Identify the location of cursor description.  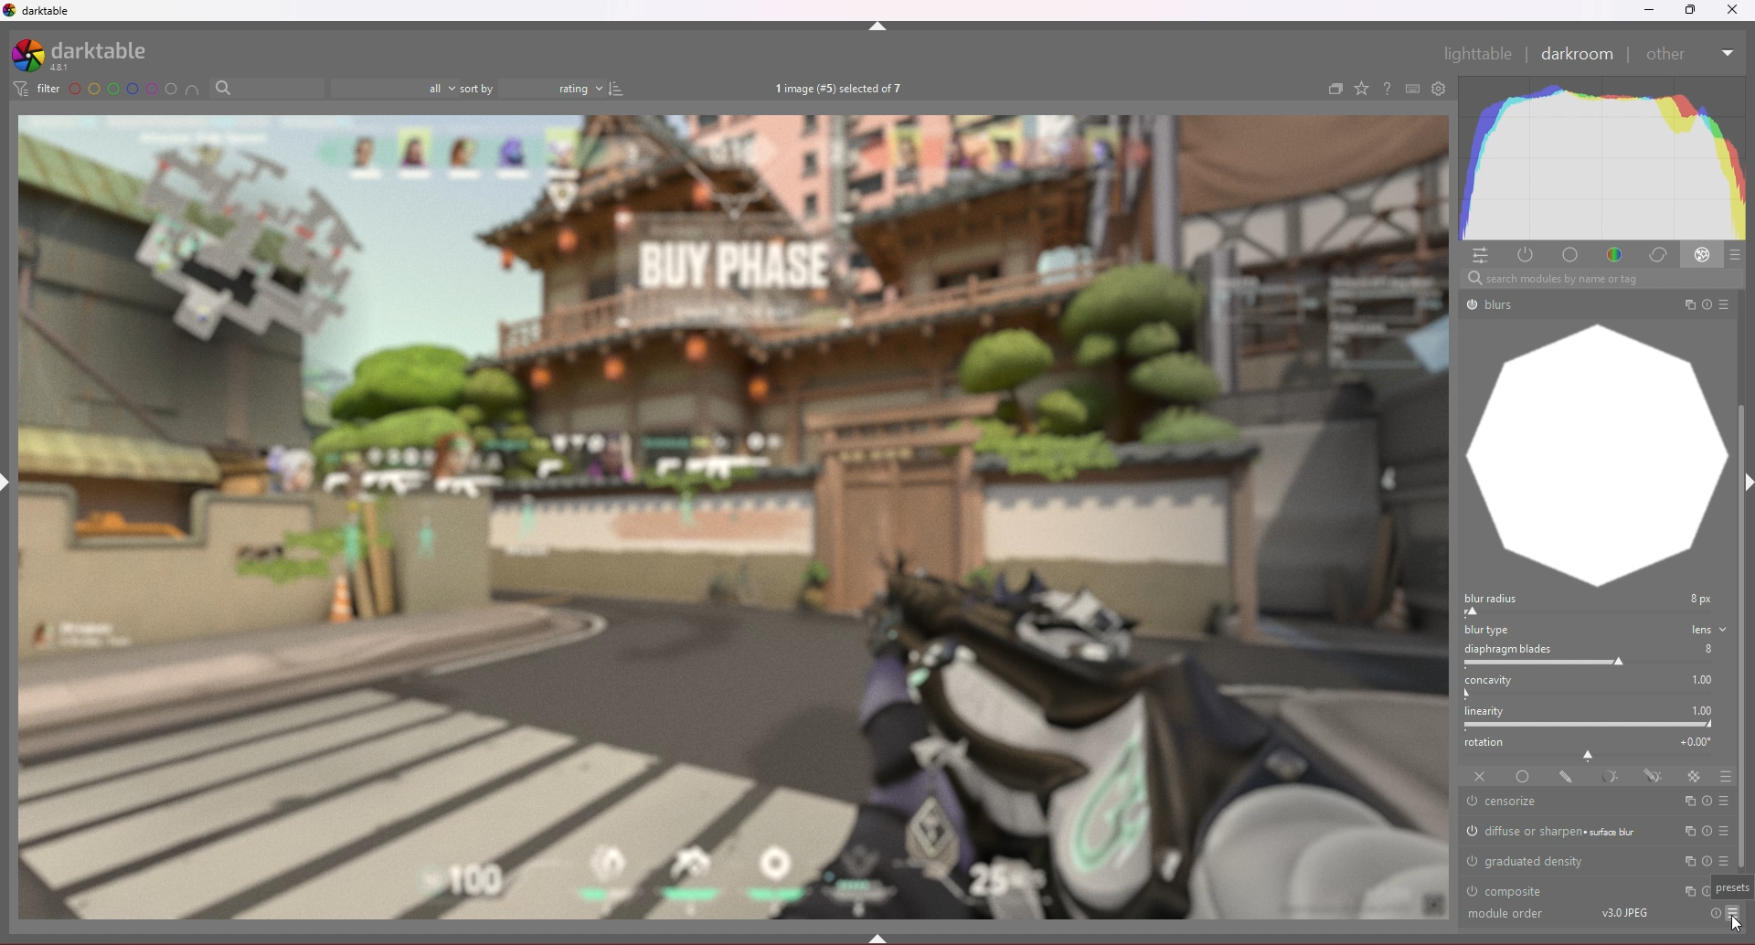
(1732, 887).